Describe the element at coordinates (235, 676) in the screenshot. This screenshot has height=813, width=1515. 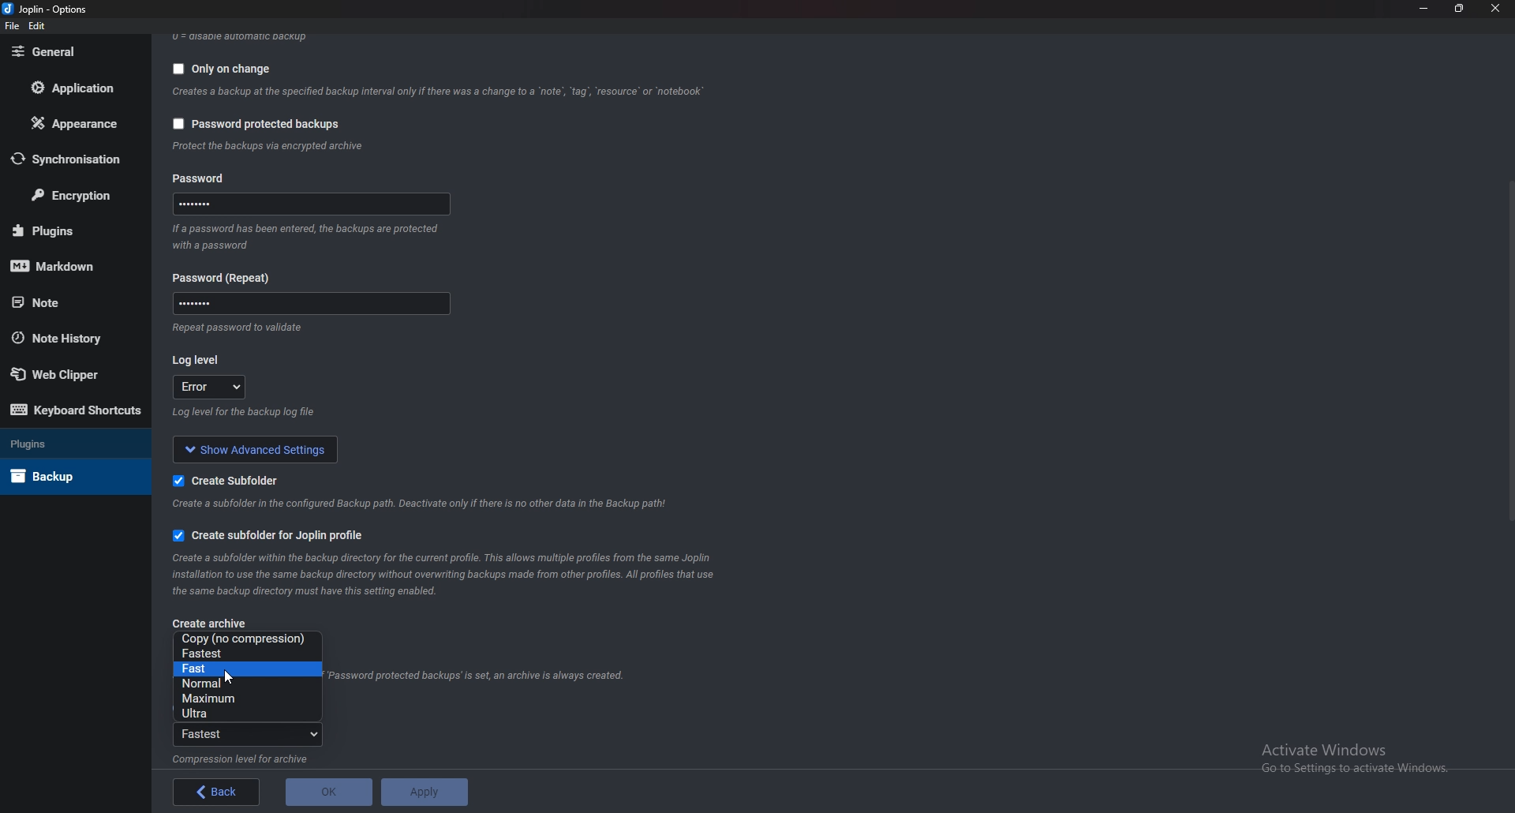
I see `cursor` at that location.